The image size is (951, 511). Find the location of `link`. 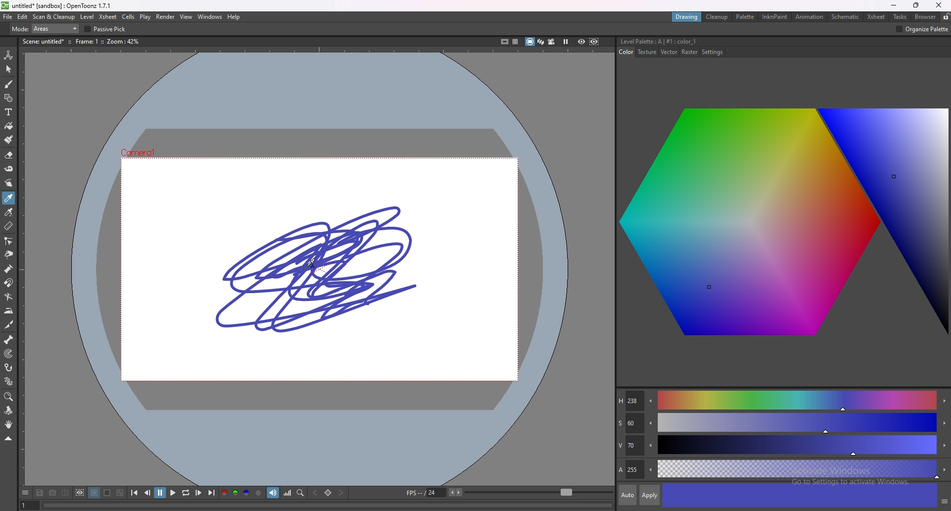

link is located at coordinates (466, 29).